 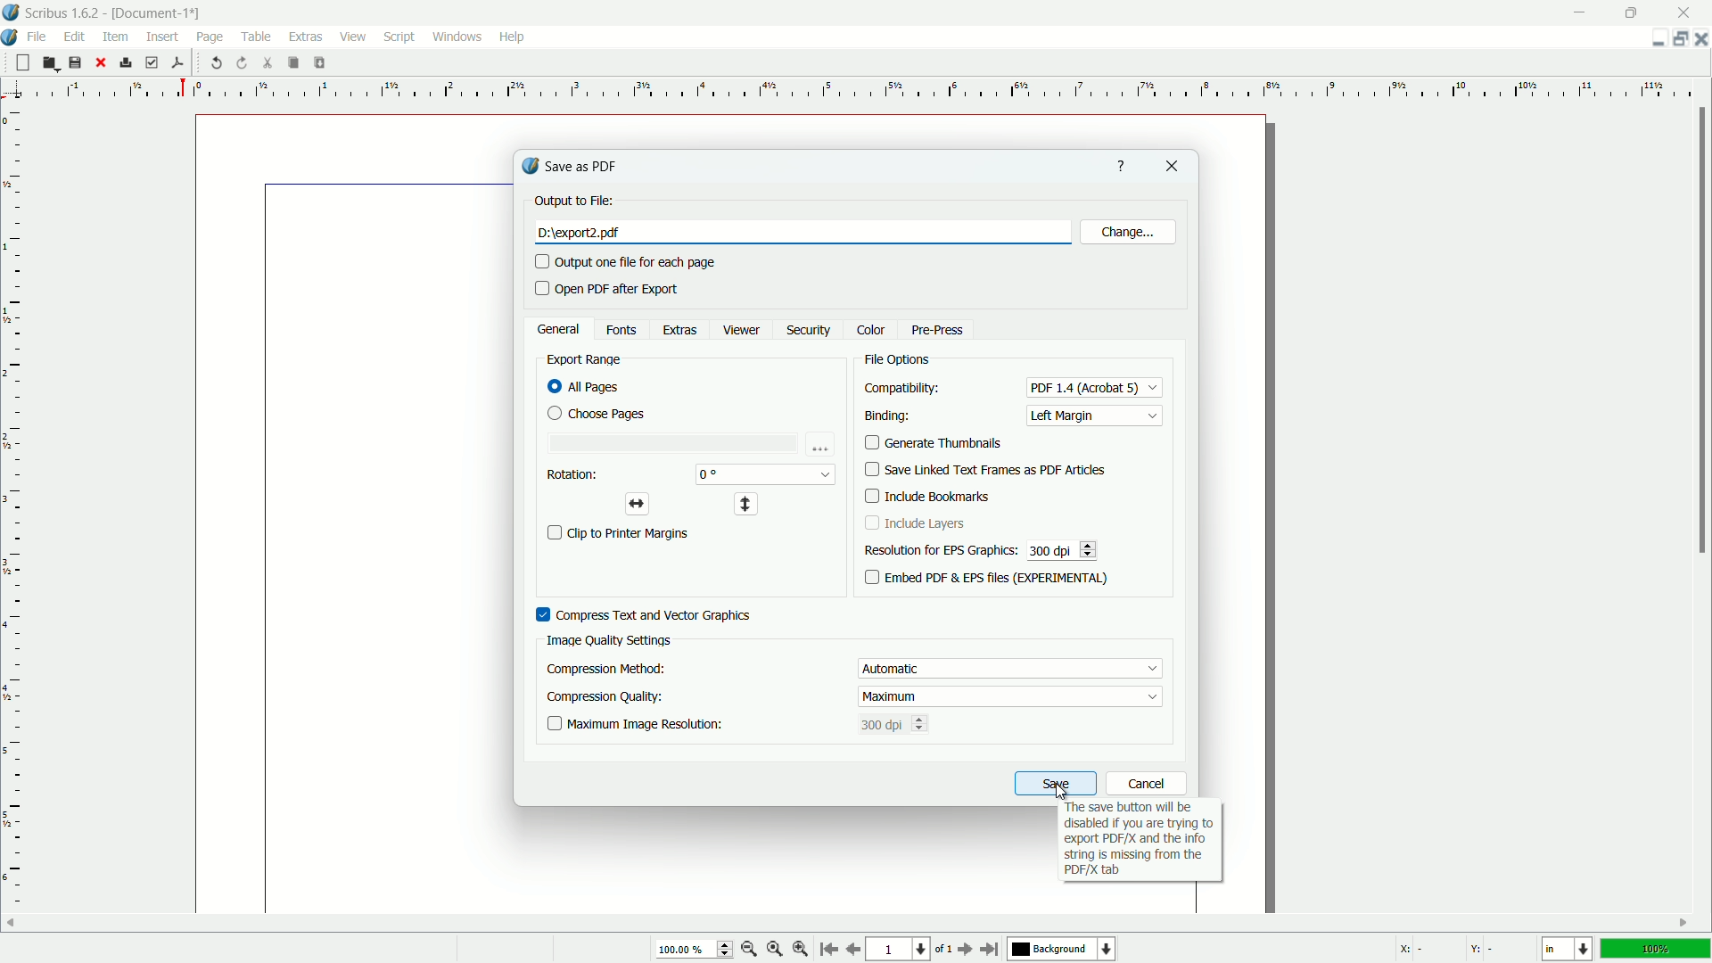 What do you see at coordinates (75, 62) in the screenshot?
I see `save` at bounding box center [75, 62].